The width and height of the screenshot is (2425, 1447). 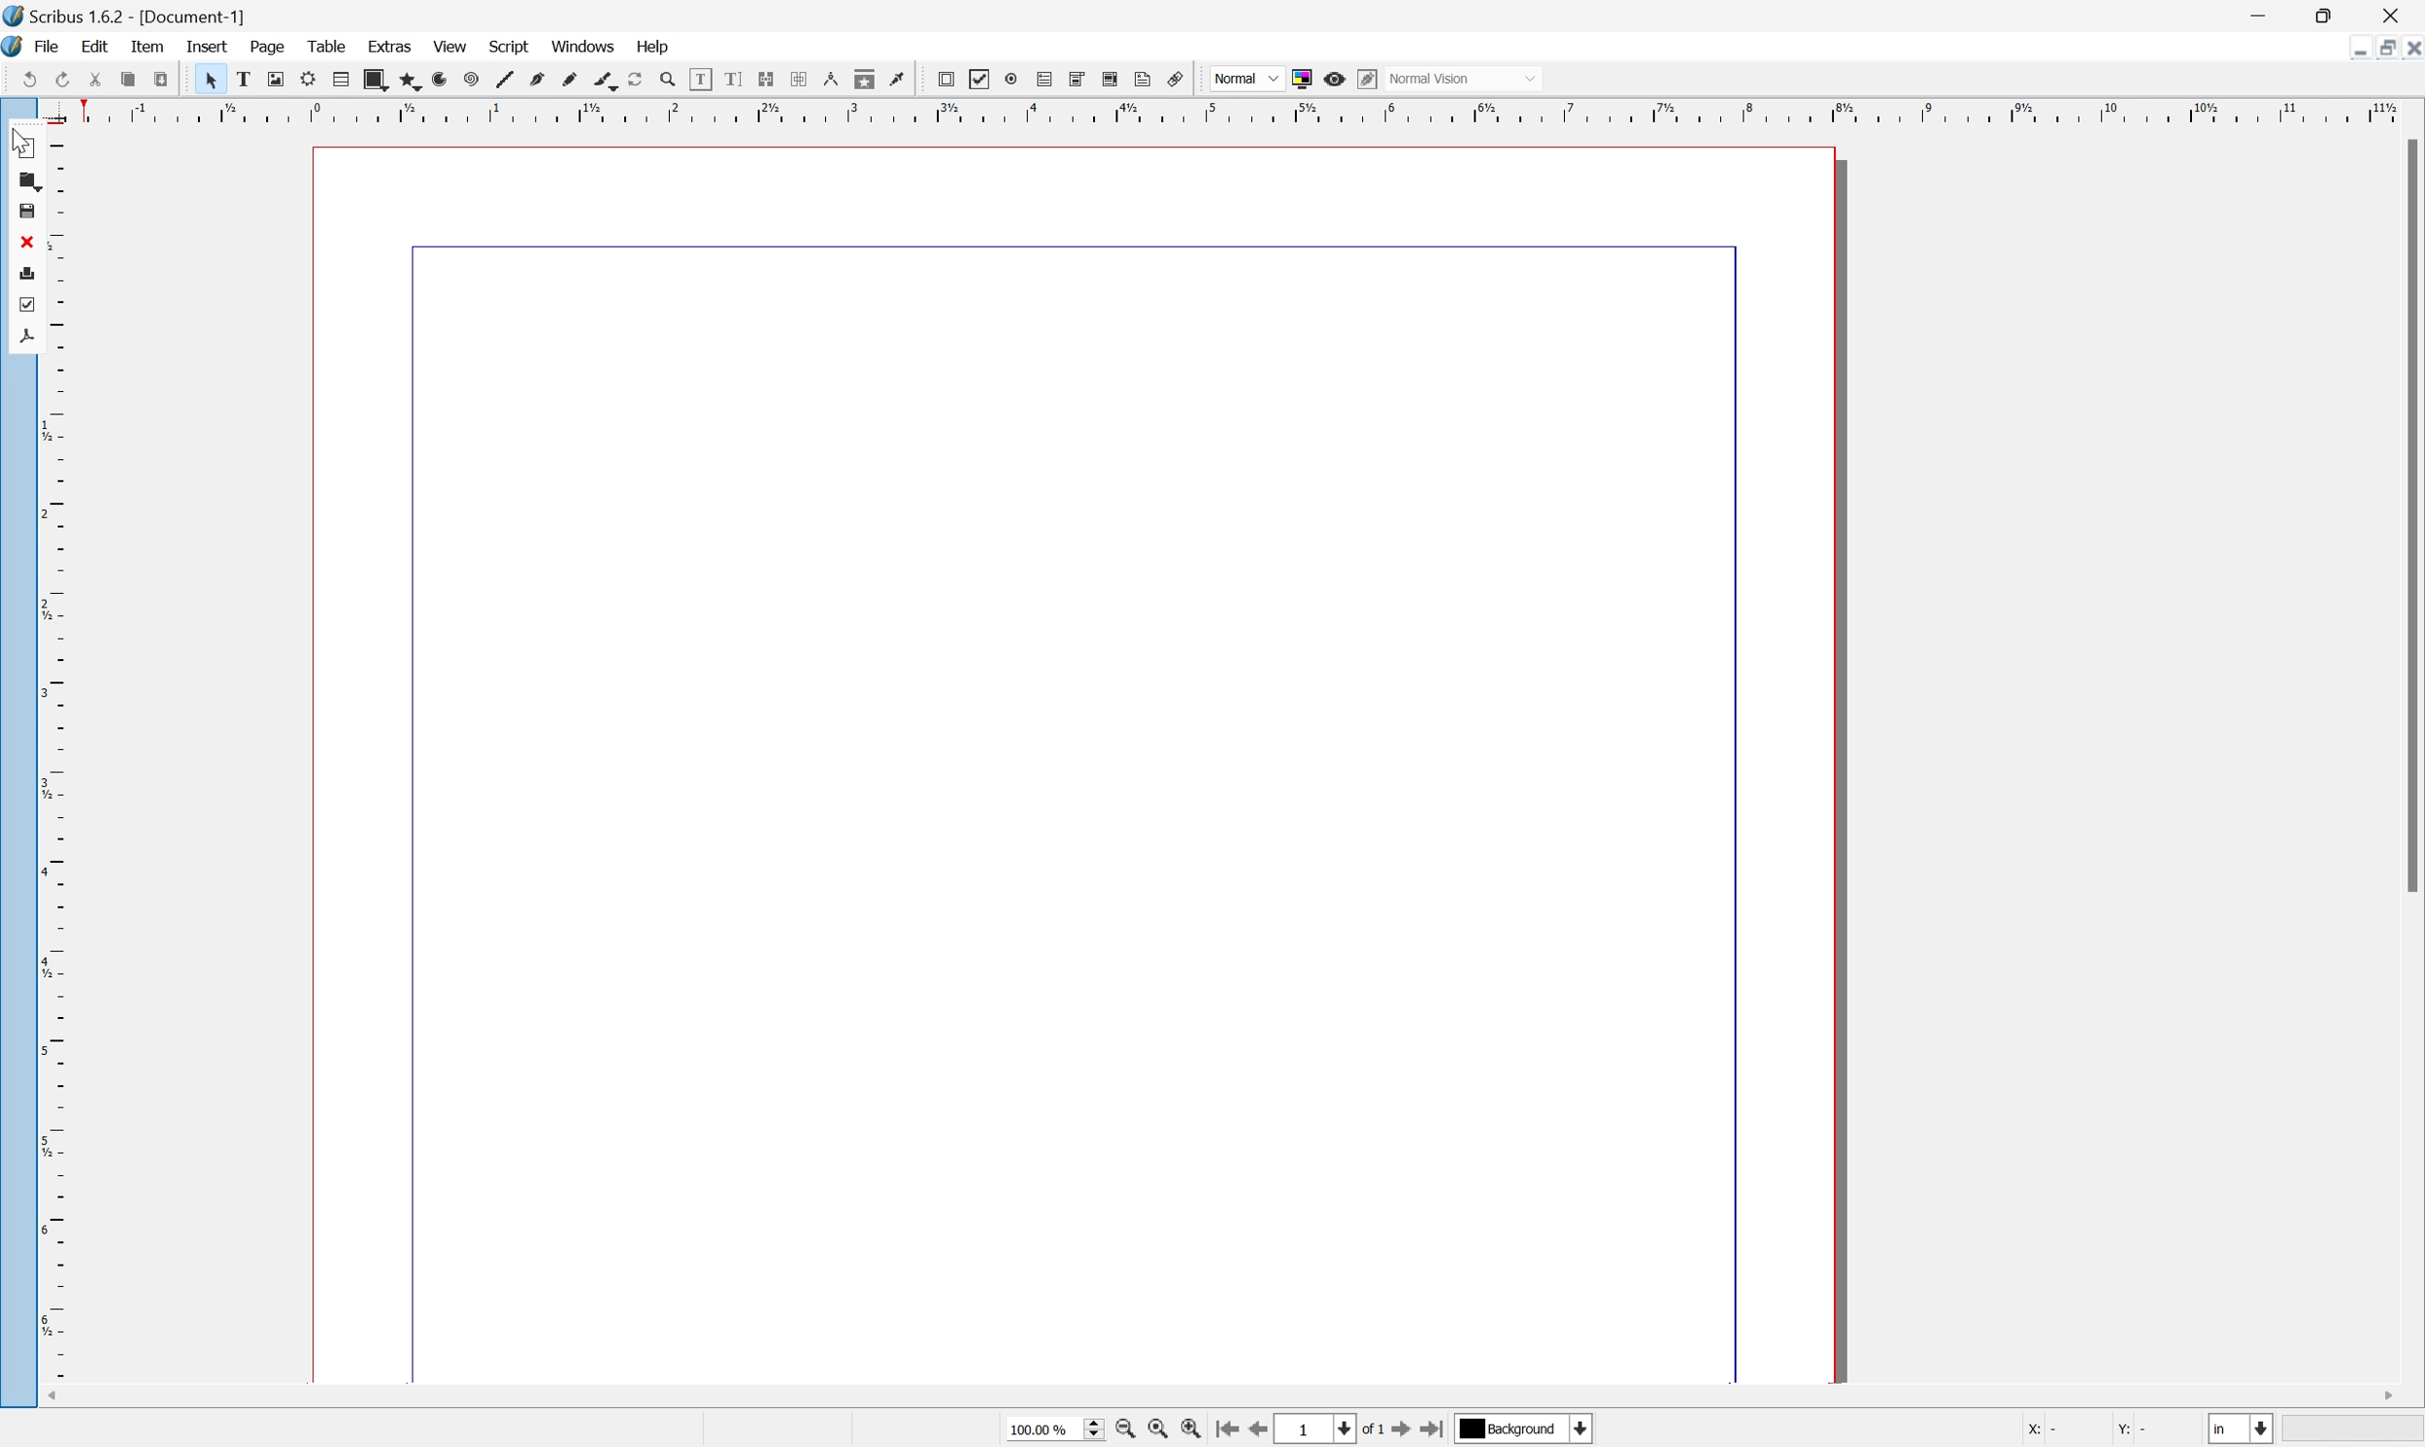 I want to click on spiral, so click(x=702, y=78).